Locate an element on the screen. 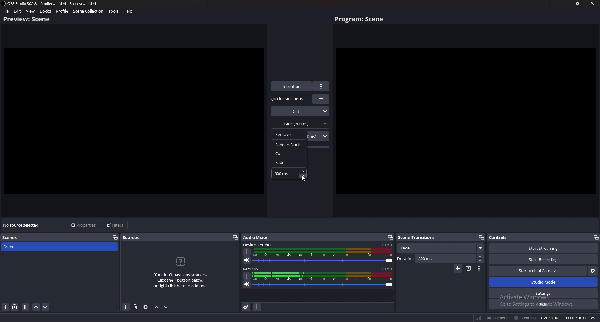  scene collection is located at coordinates (88, 11).